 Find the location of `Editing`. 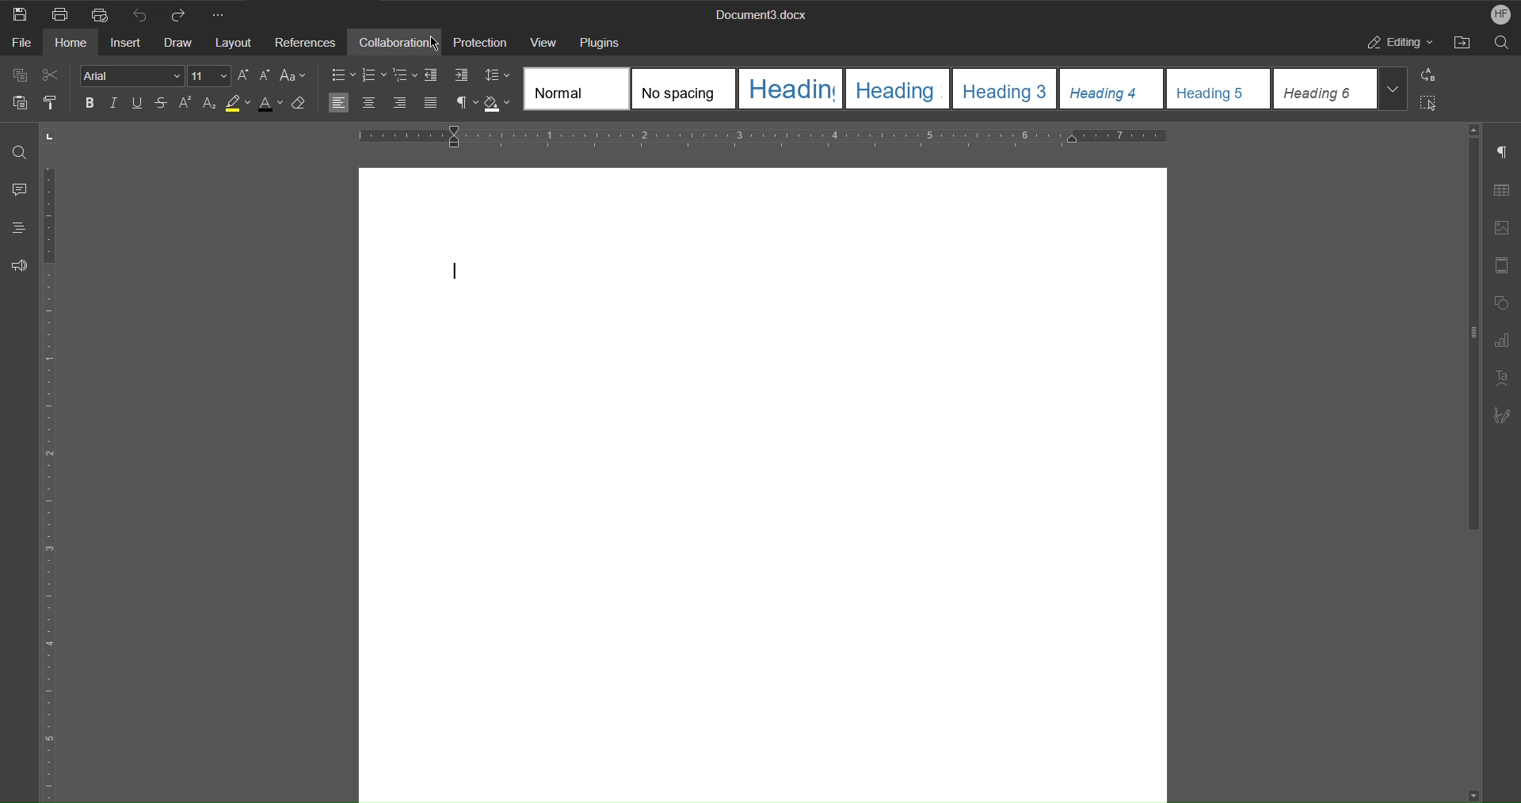

Editing is located at coordinates (1398, 44).